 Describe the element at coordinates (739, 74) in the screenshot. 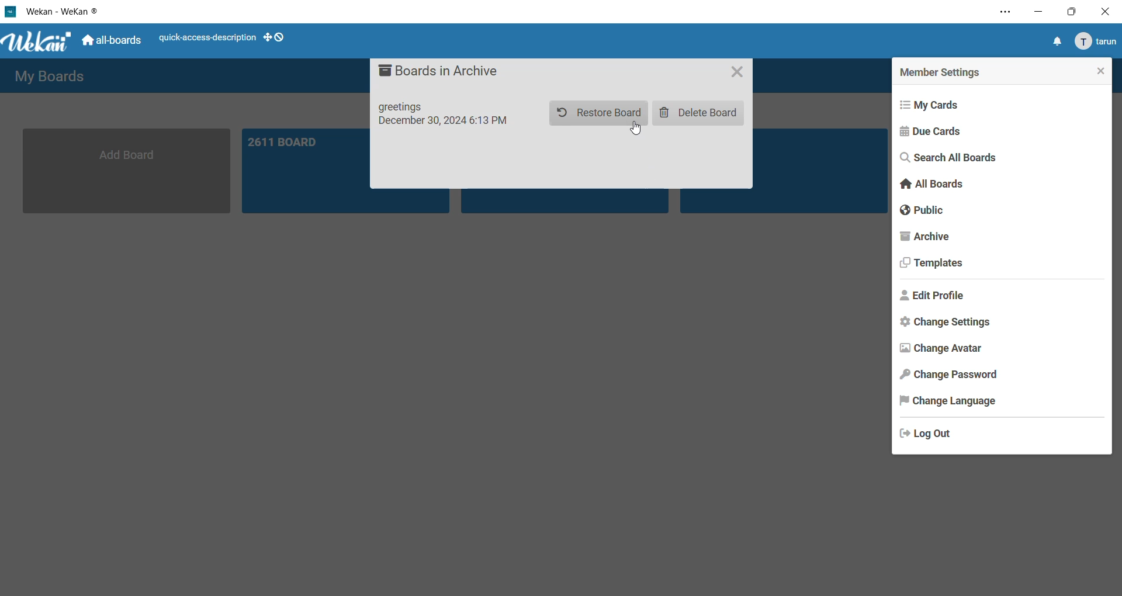

I see `close` at that location.